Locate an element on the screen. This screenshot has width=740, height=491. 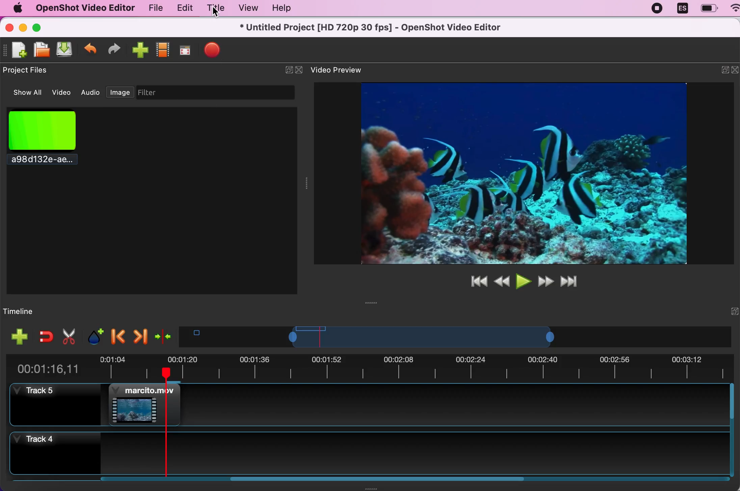
close is located at coordinates (9, 27).